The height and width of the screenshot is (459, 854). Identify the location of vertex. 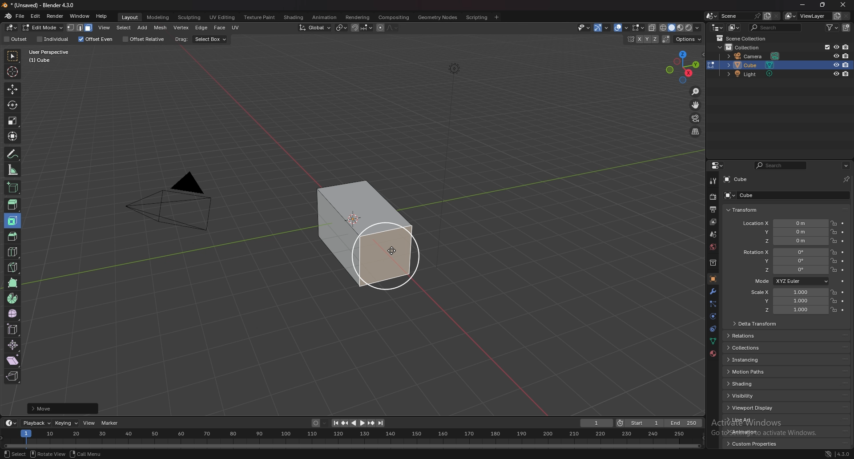
(181, 28).